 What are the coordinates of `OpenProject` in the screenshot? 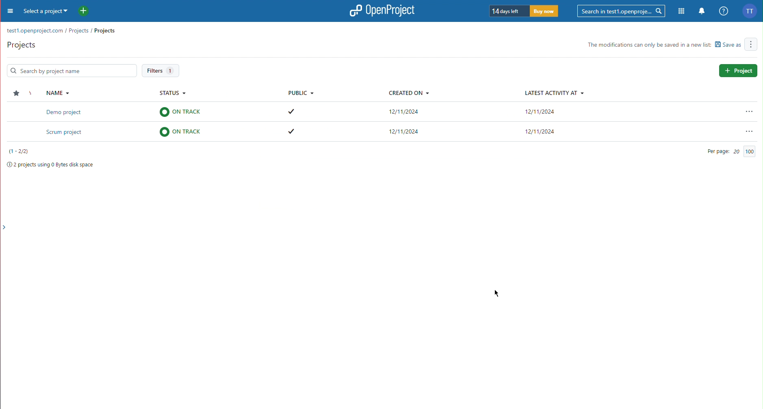 It's located at (381, 10).